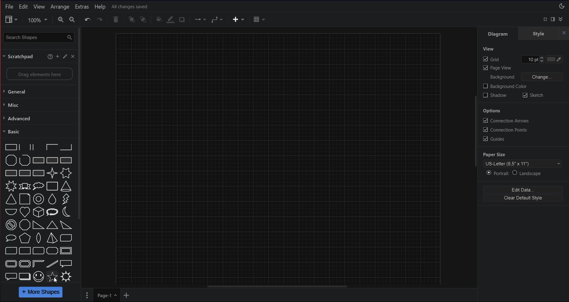 The image size is (569, 302). What do you see at coordinates (546, 19) in the screenshot?
I see `Full screen` at bounding box center [546, 19].